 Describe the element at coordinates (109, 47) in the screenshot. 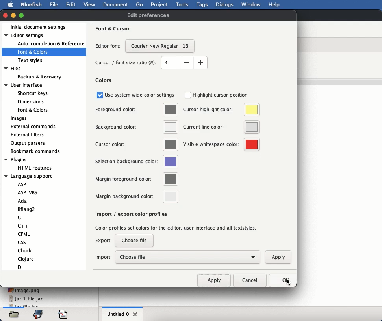

I see `editor font` at that location.